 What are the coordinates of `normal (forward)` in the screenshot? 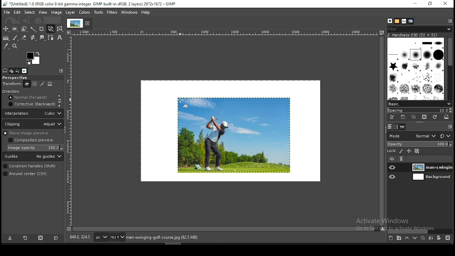 It's located at (31, 98).